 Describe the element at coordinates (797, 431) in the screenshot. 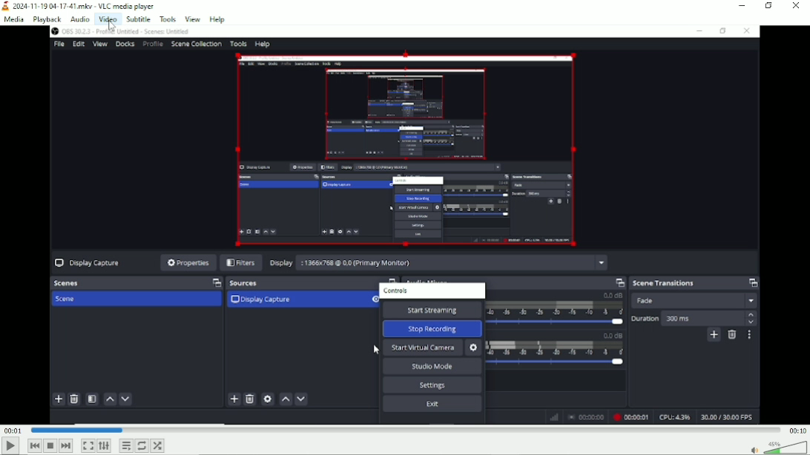

I see `Total duration` at that location.